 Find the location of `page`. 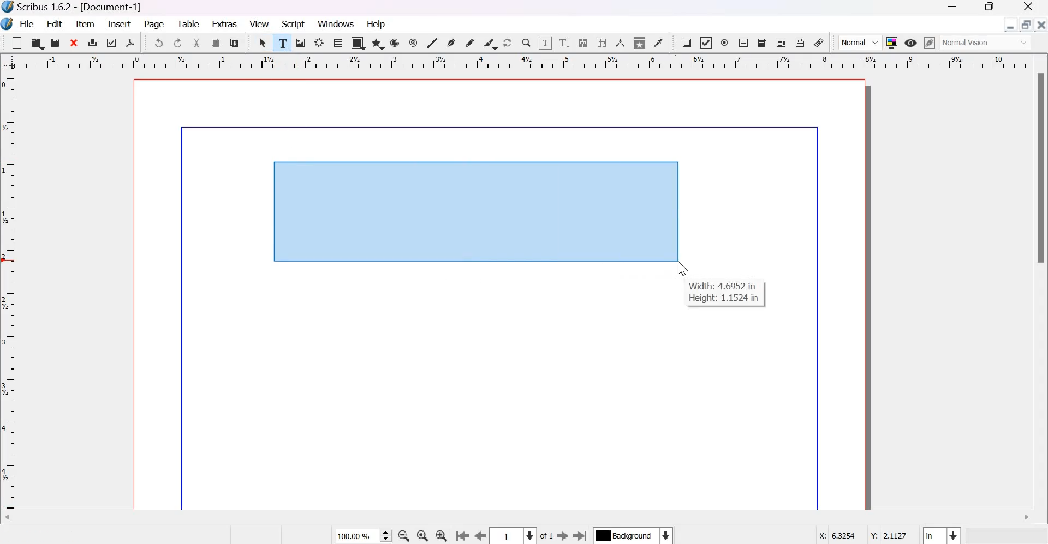

page is located at coordinates (155, 25).